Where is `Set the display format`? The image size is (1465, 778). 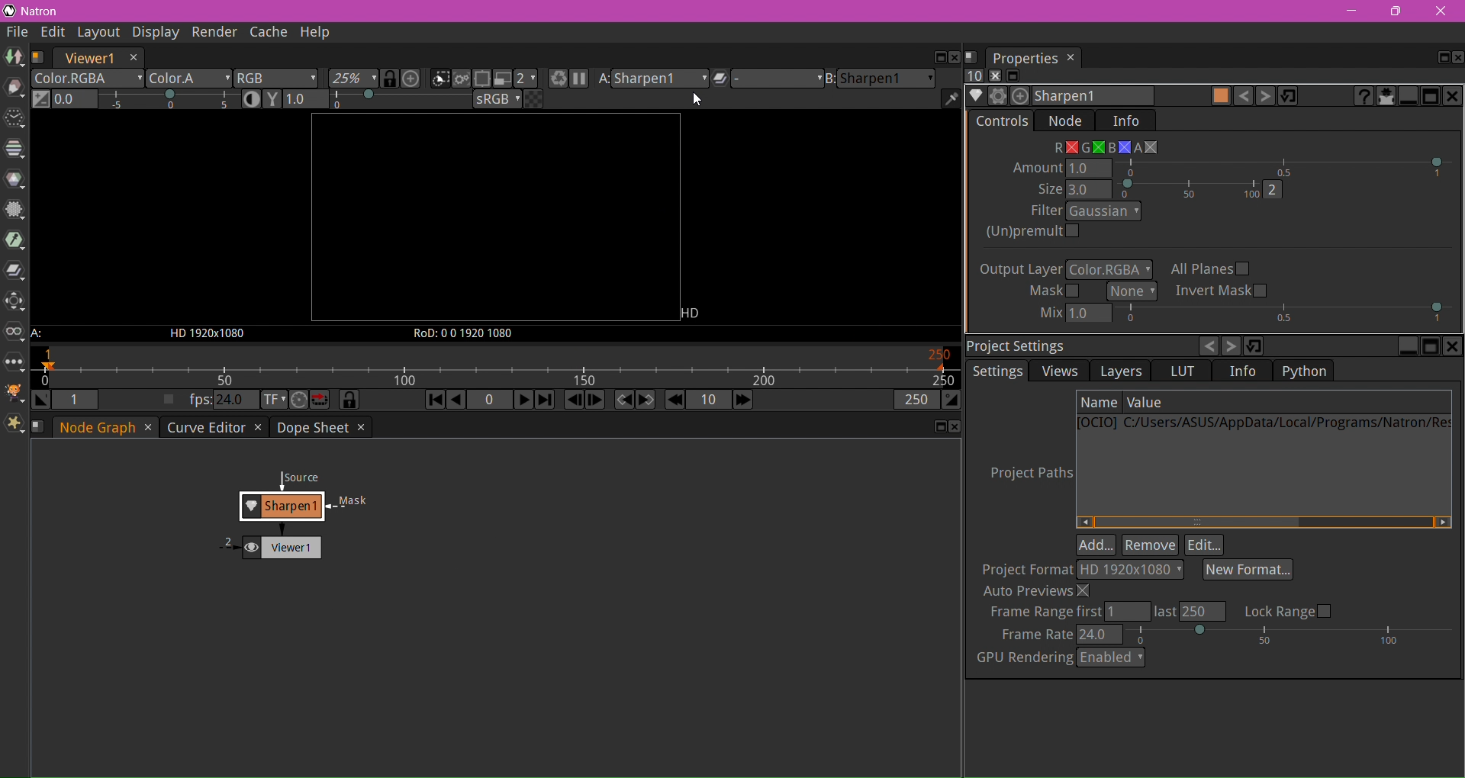 Set the display format is located at coordinates (272, 400).